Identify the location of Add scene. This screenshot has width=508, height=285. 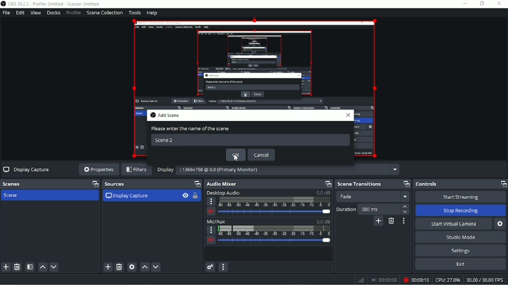
(165, 115).